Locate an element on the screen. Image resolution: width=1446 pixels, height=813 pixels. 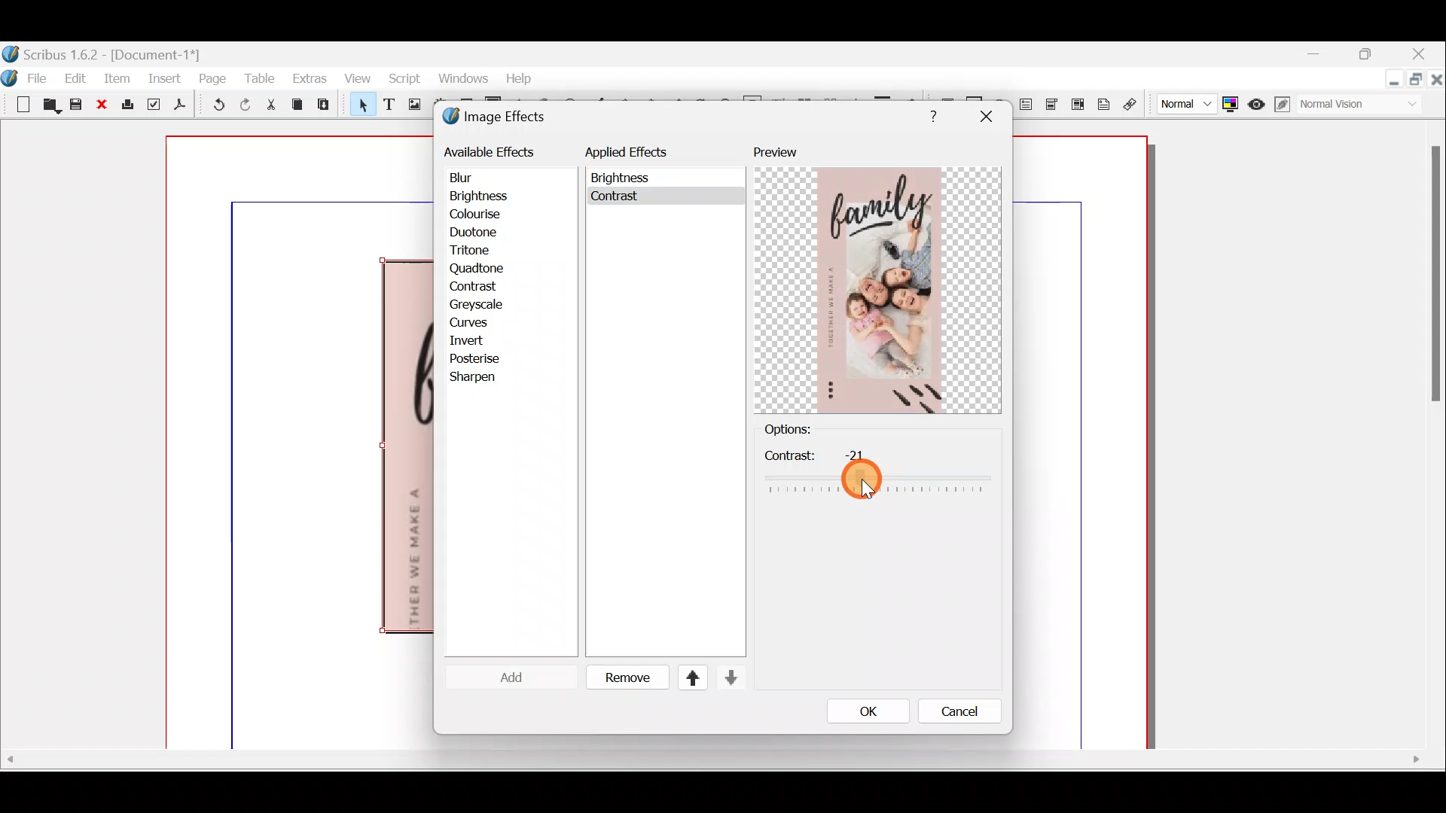
Options is located at coordinates (813, 430).